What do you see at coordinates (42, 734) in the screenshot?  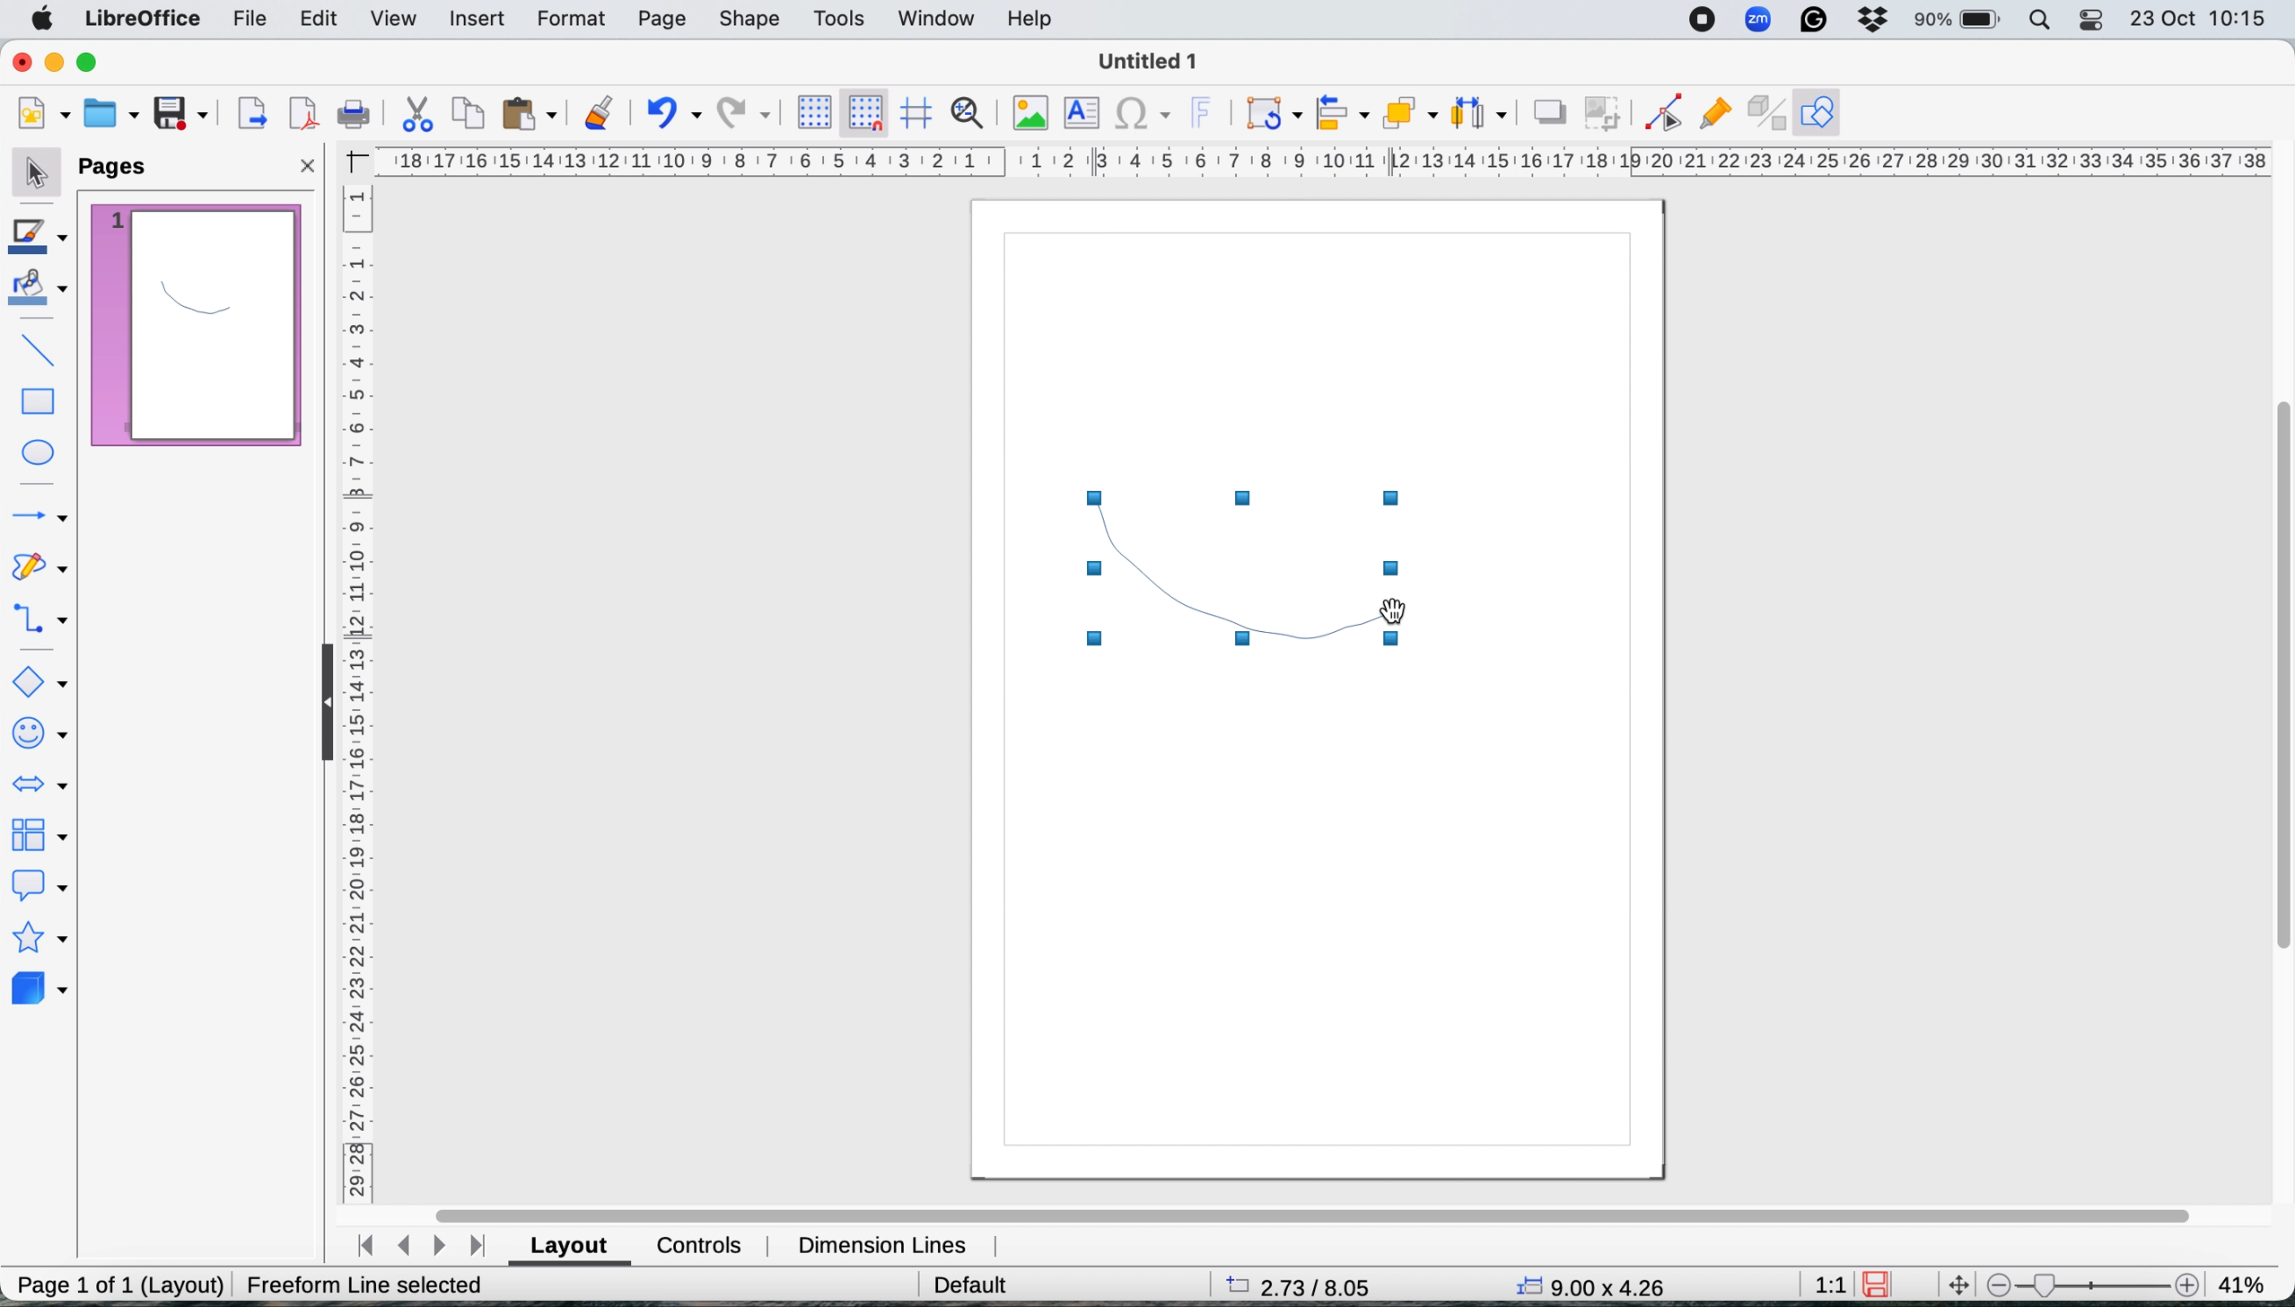 I see `symbol shapes` at bounding box center [42, 734].